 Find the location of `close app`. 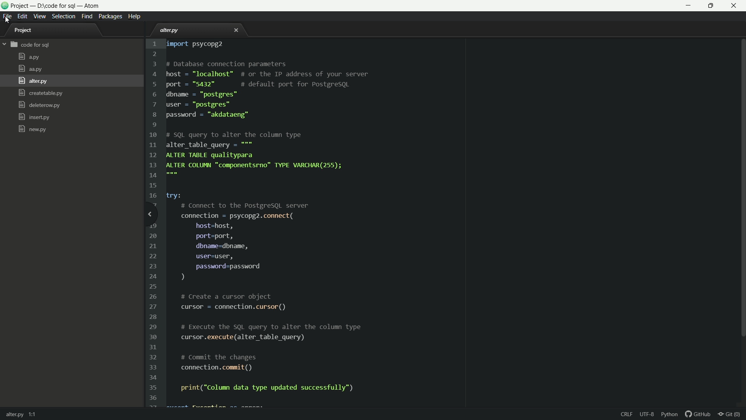

close app is located at coordinates (736, 6).